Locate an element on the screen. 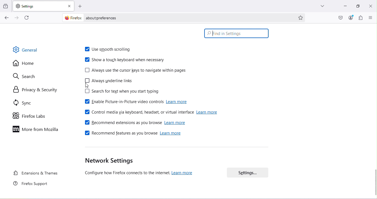 The height and width of the screenshot is (199, 377). More on mozilla is located at coordinates (33, 130).